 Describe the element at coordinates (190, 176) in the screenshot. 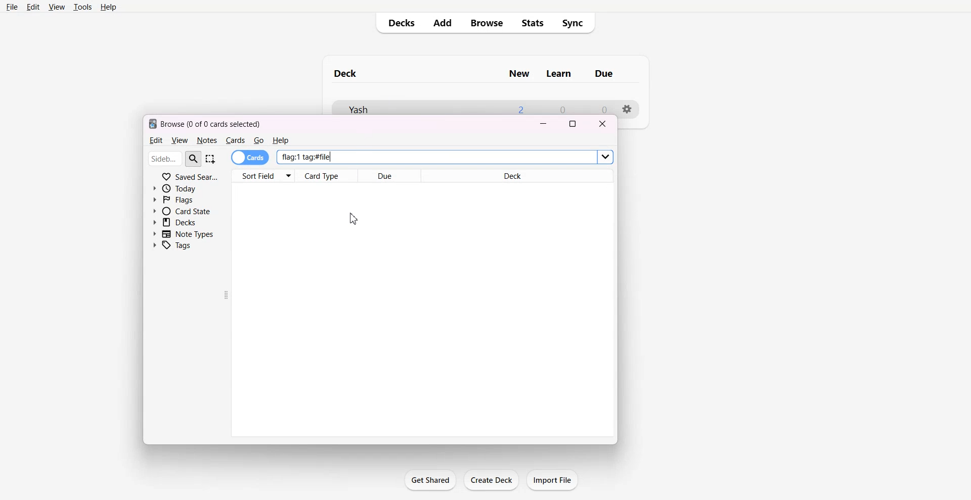

I see `Saved Search` at that location.